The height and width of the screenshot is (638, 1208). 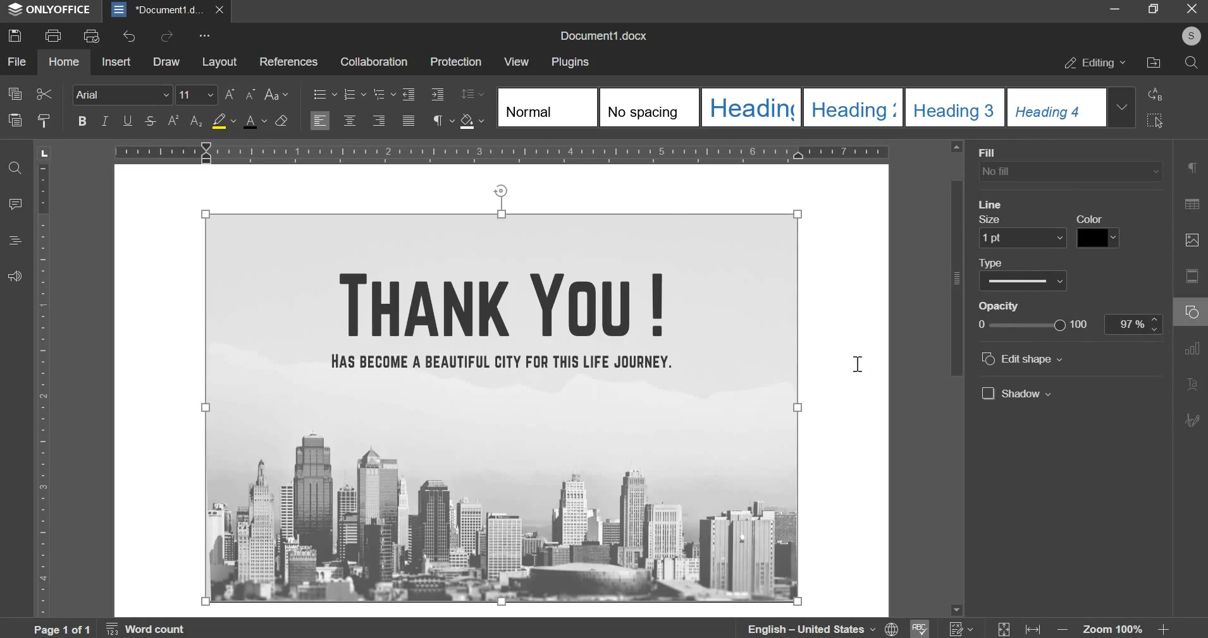 I want to click on multilevel list, so click(x=383, y=93).